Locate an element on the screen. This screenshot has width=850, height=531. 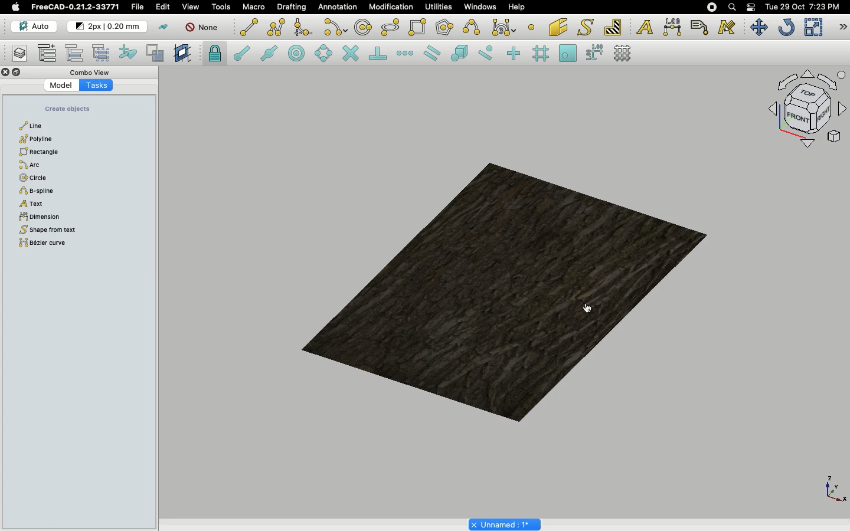
Hatch is located at coordinates (614, 26).